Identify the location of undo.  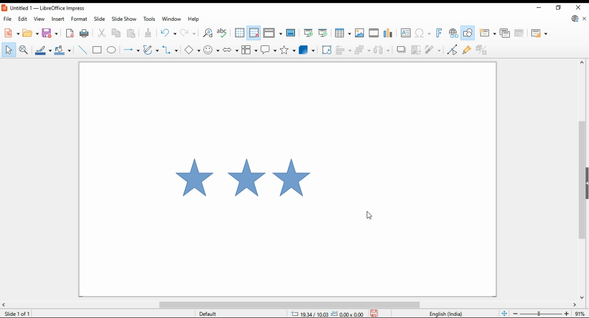
(169, 32).